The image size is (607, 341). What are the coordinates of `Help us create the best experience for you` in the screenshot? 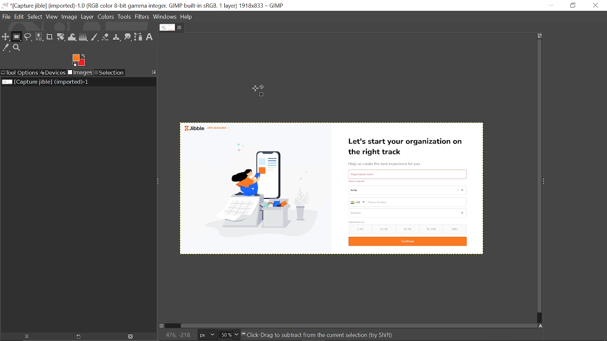 It's located at (391, 163).